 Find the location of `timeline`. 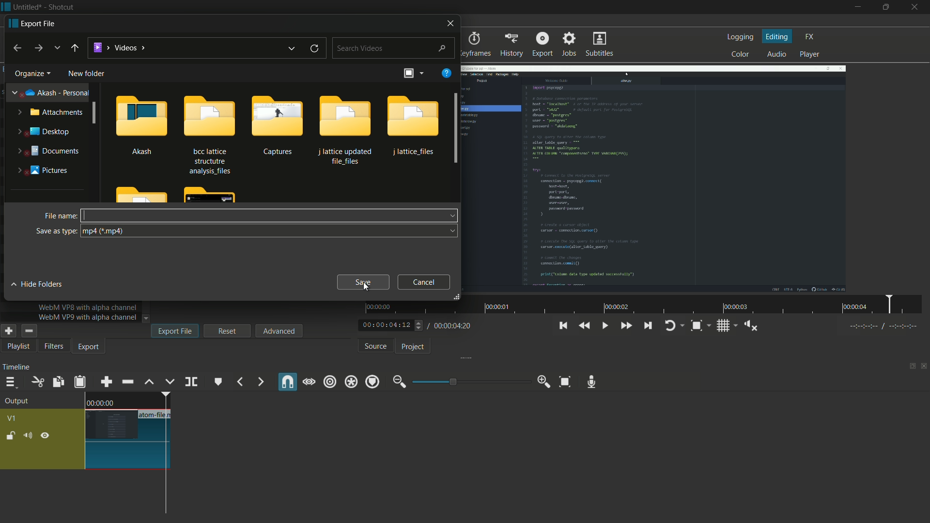

timeline is located at coordinates (16, 369).